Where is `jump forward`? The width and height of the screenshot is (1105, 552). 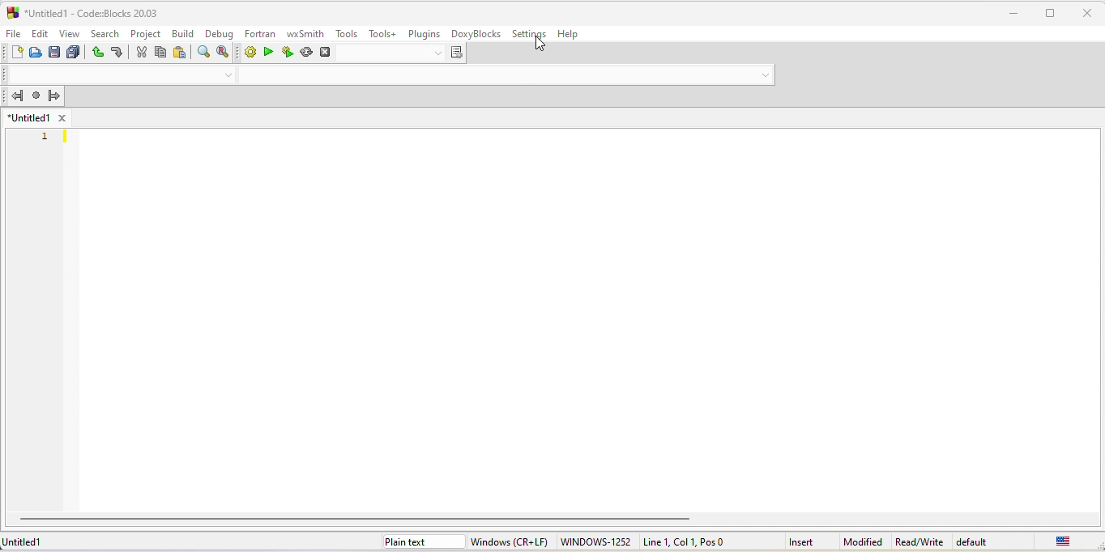 jump forward is located at coordinates (54, 95).